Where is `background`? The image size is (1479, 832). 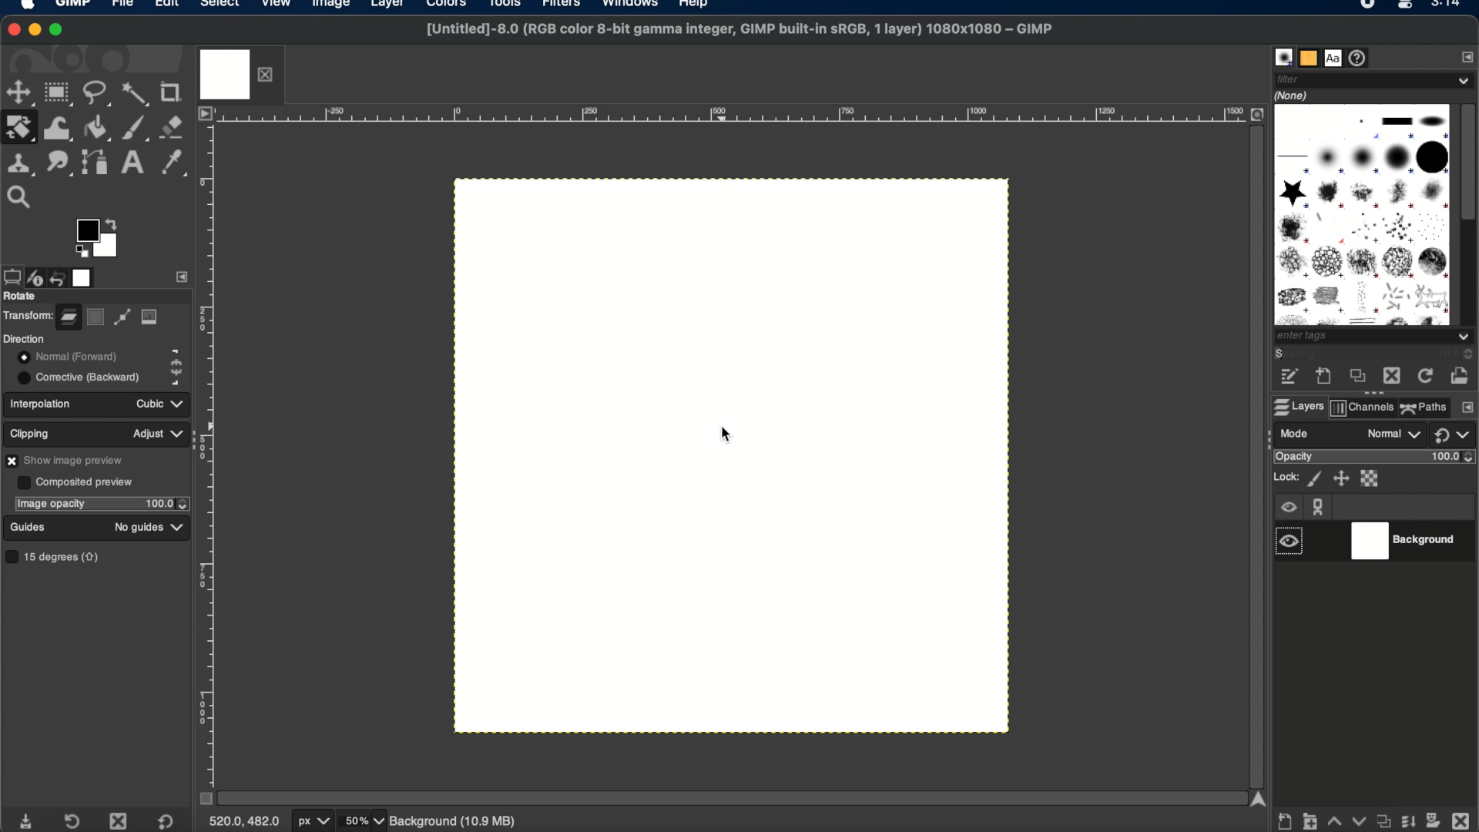
background is located at coordinates (465, 820).